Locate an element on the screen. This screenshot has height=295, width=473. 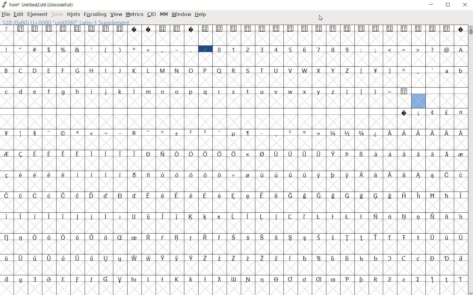
HELP is located at coordinates (201, 15).